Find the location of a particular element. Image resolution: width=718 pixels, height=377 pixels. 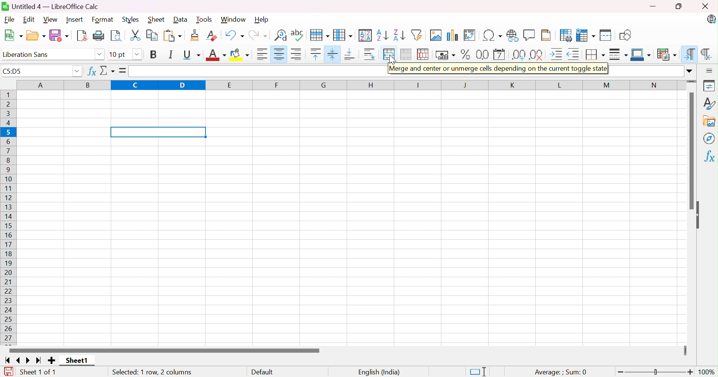

Format as Percent is located at coordinates (464, 55).